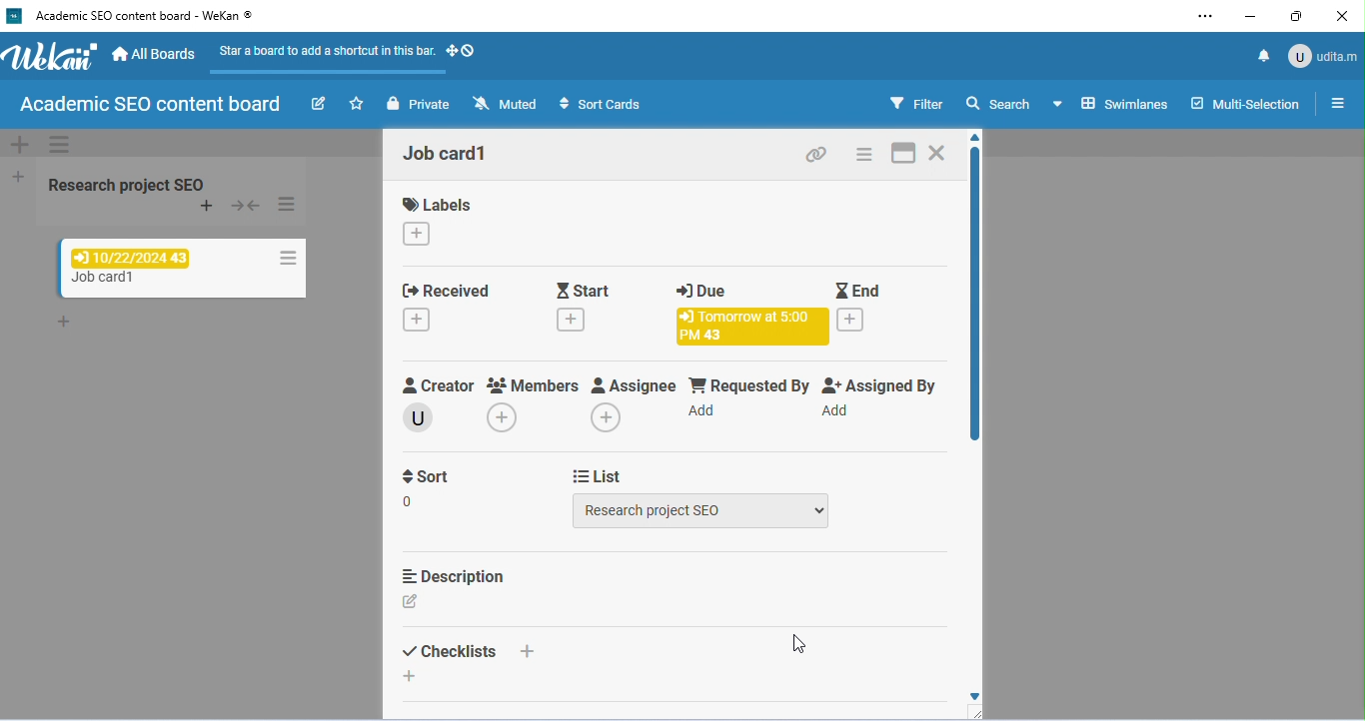  I want to click on due date added: 10/22/2024 43, so click(131, 258).